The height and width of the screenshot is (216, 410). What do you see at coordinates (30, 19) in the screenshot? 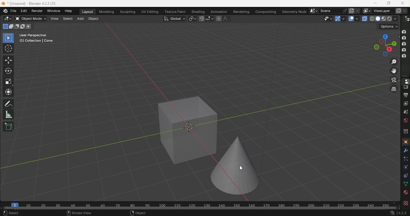
I see `Sets the objects interaction mode` at bounding box center [30, 19].